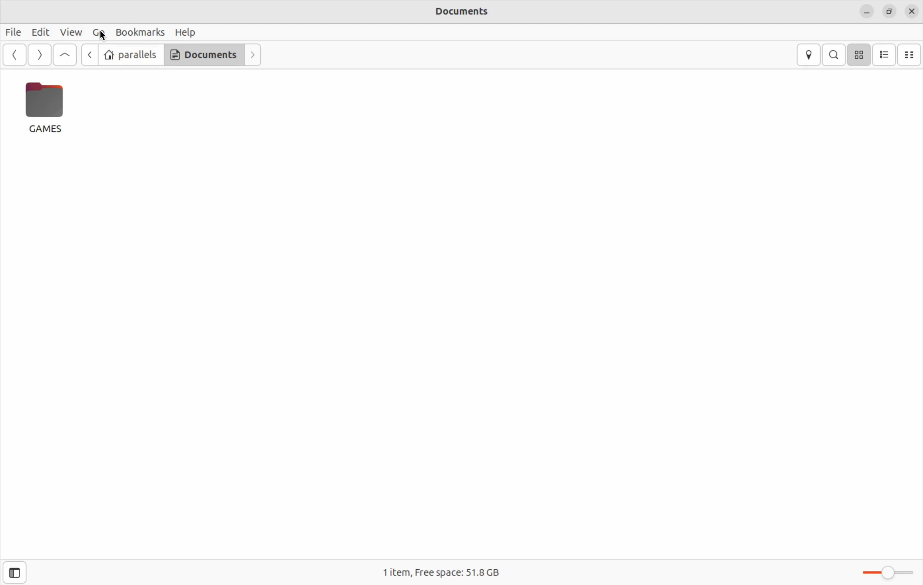 The width and height of the screenshot is (923, 585). I want to click on 1 item free space 51.8 Gb, so click(446, 570).